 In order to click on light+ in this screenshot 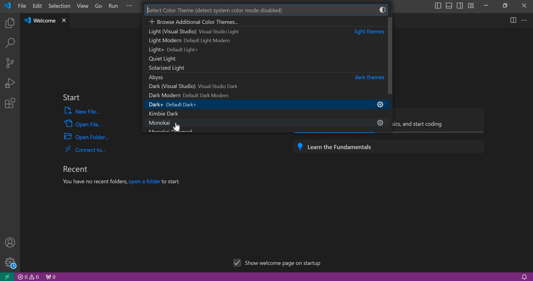, I will do `click(264, 50)`.